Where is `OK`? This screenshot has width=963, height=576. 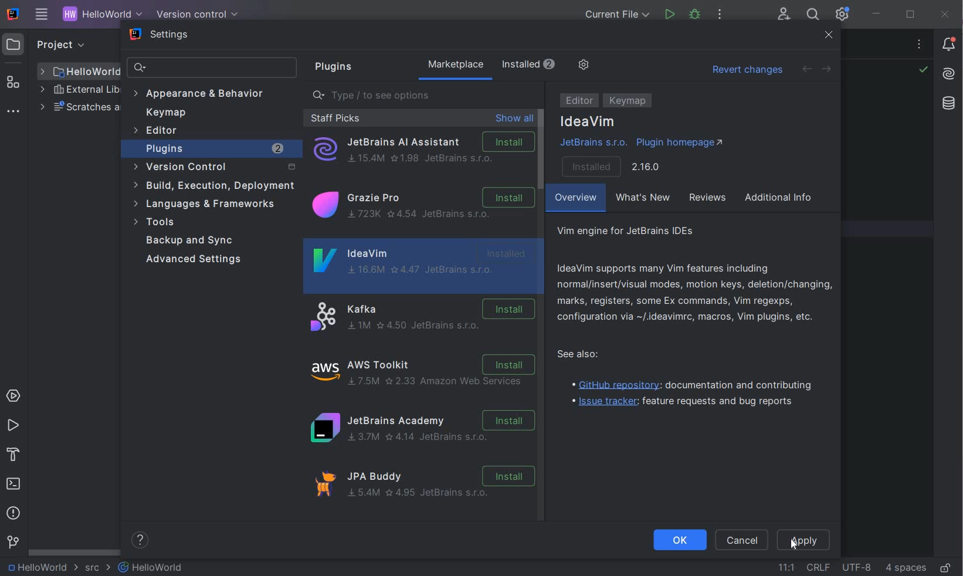 OK is located at coordinates (679, 541).